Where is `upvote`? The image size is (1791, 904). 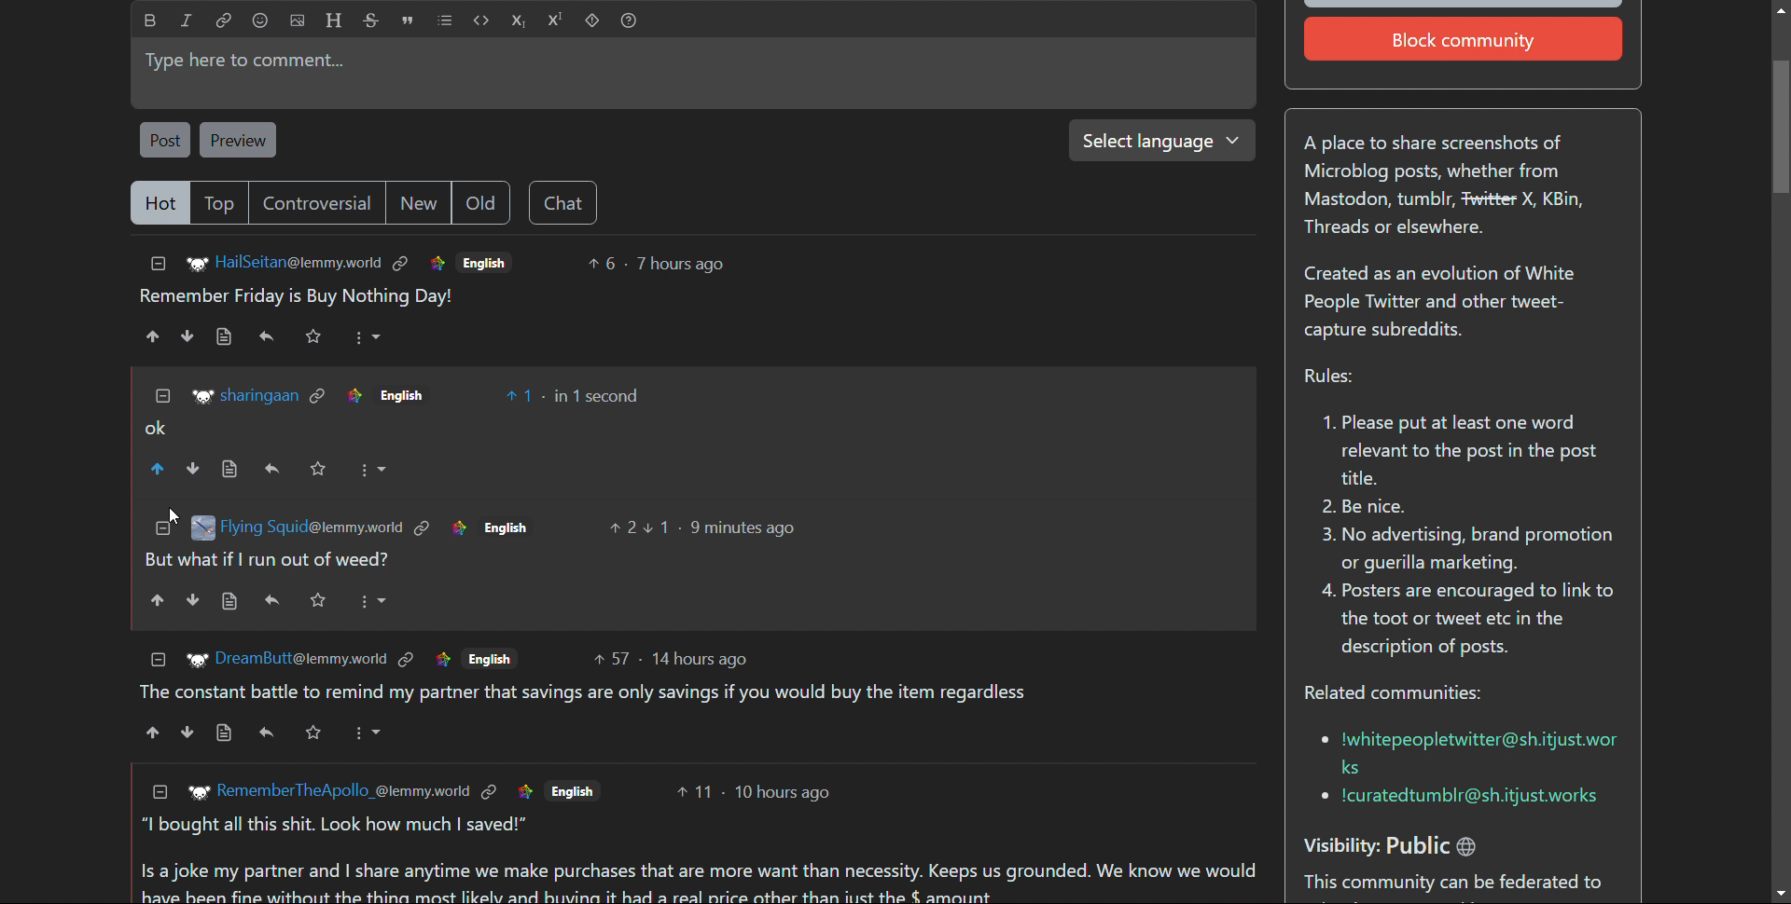 upvote is located at coordinates (153, 731).